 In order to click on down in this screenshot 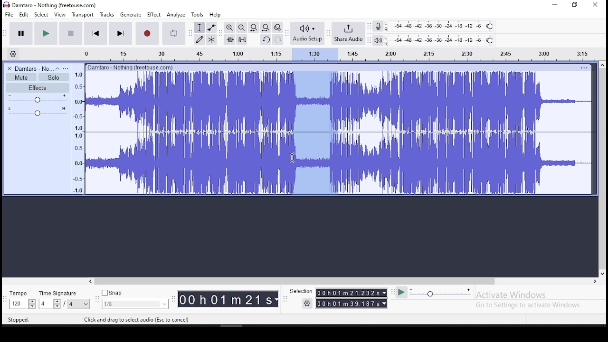, I will do `click(602, 272)`.